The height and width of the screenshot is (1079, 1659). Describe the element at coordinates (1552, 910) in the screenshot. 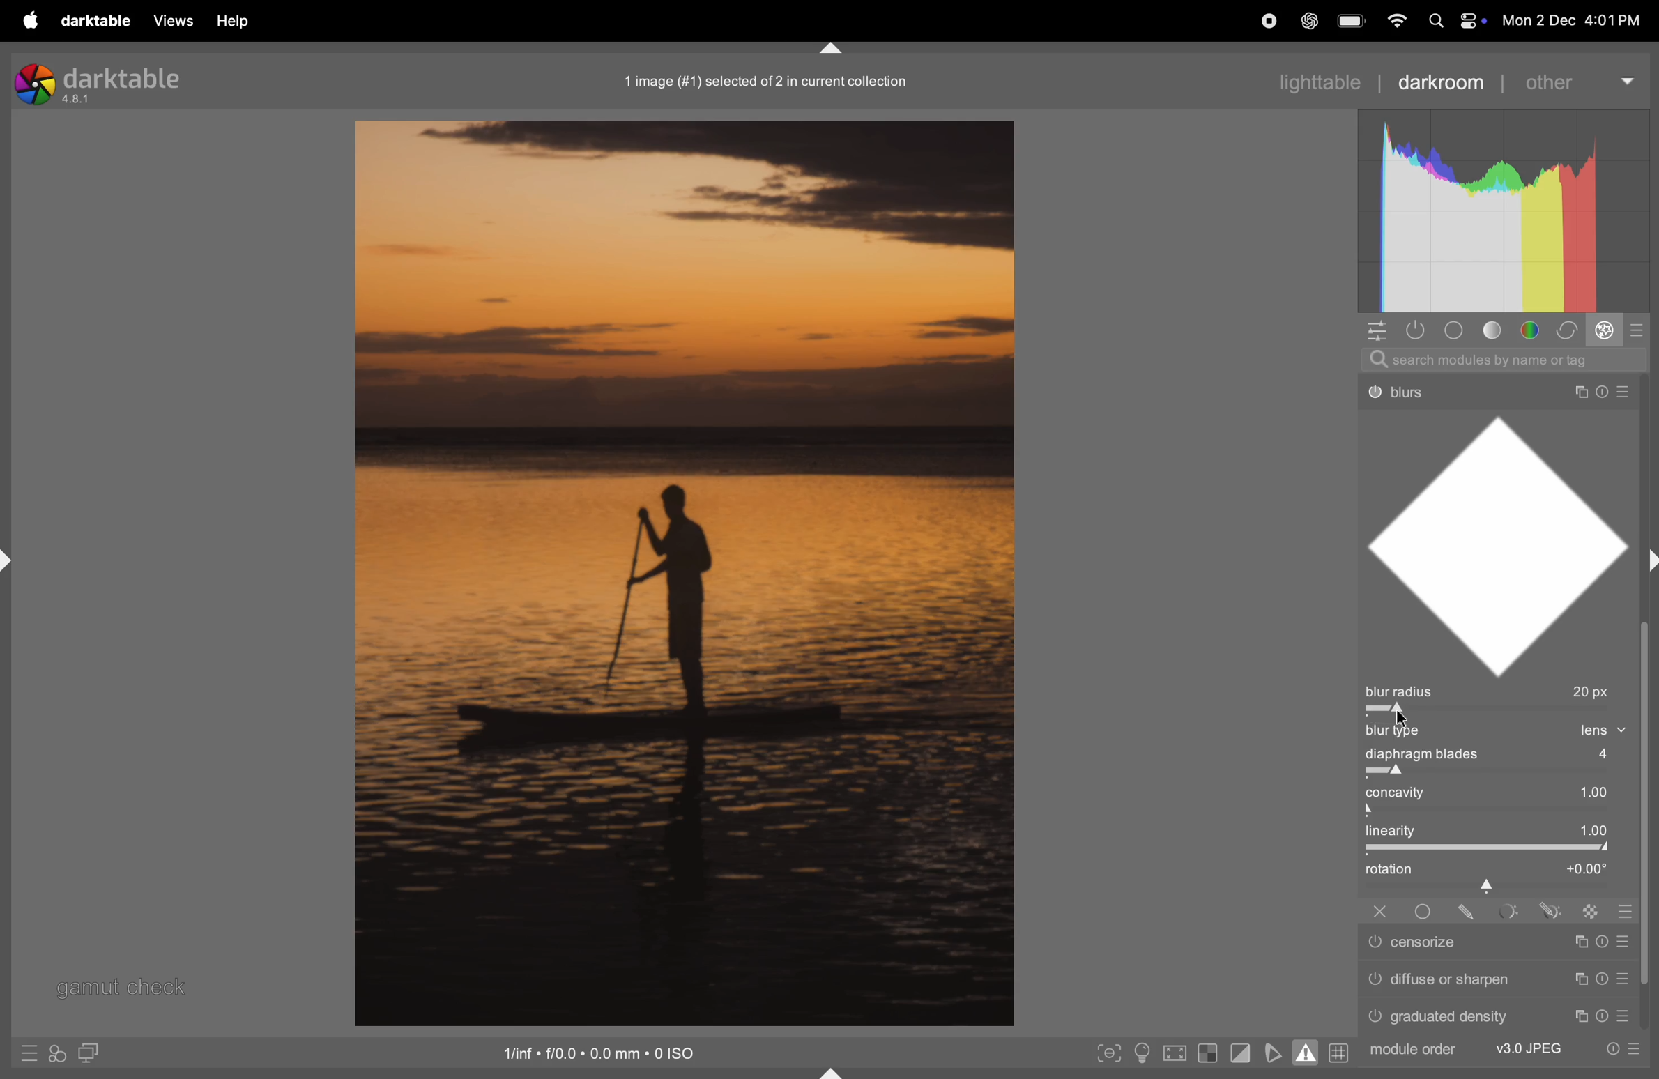

I see `` at that location.